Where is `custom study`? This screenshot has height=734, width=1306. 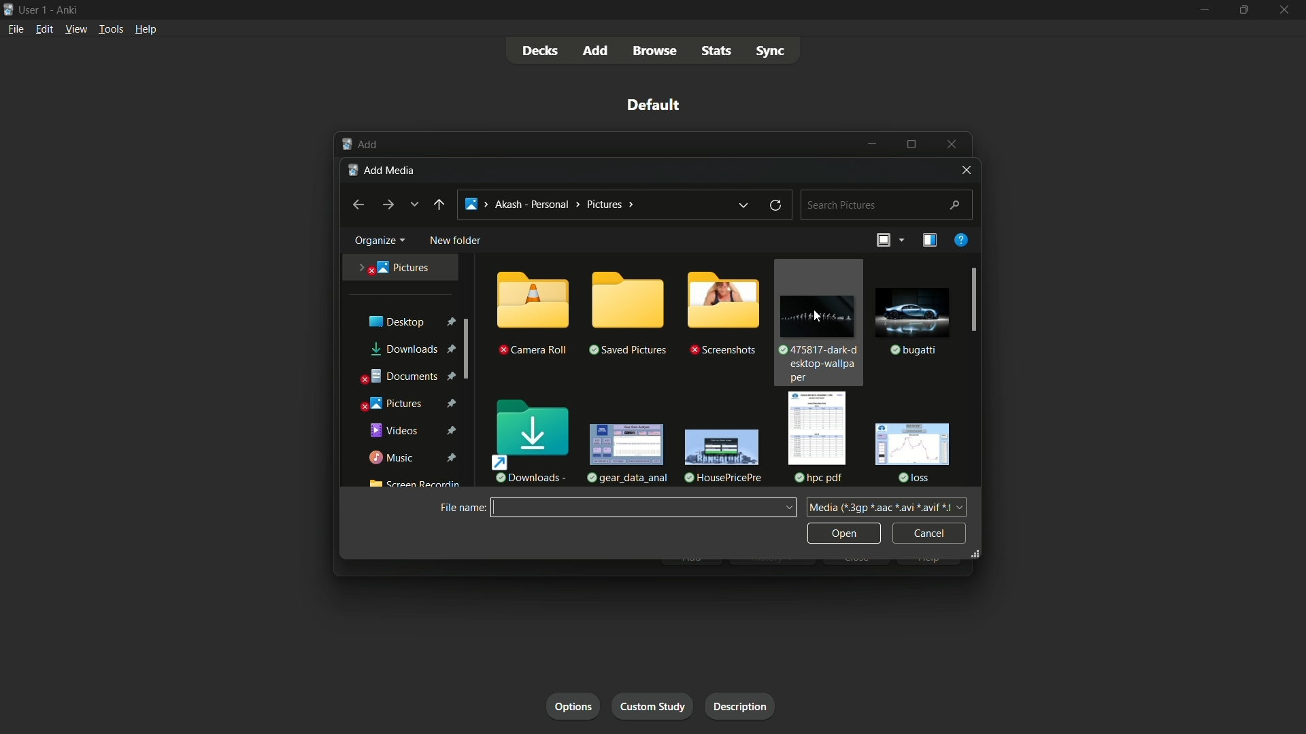 custom study is located at coordinates (654, 705).